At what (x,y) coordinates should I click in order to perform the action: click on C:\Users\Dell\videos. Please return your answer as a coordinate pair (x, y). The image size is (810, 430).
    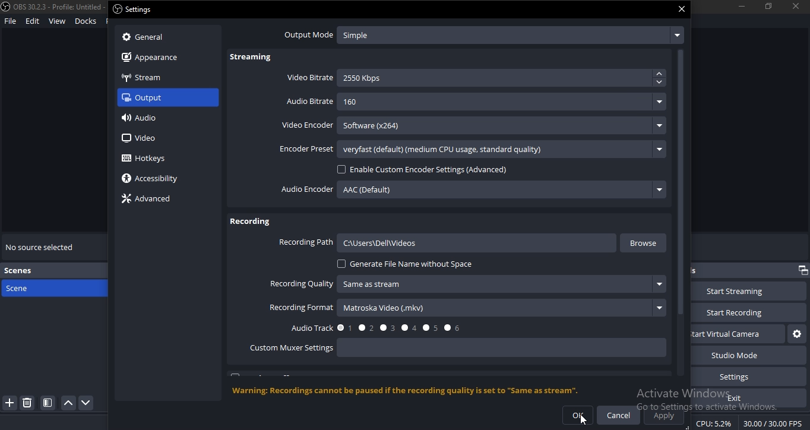
    Looking at the image, I should click on (477, 242).